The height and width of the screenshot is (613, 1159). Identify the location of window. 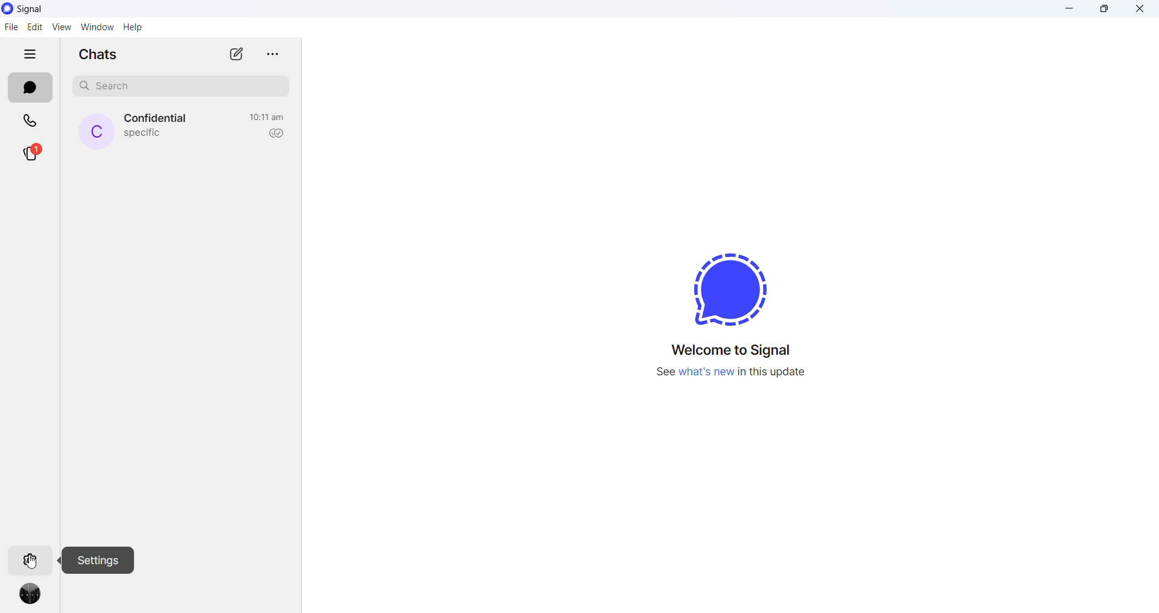
(97, 27).